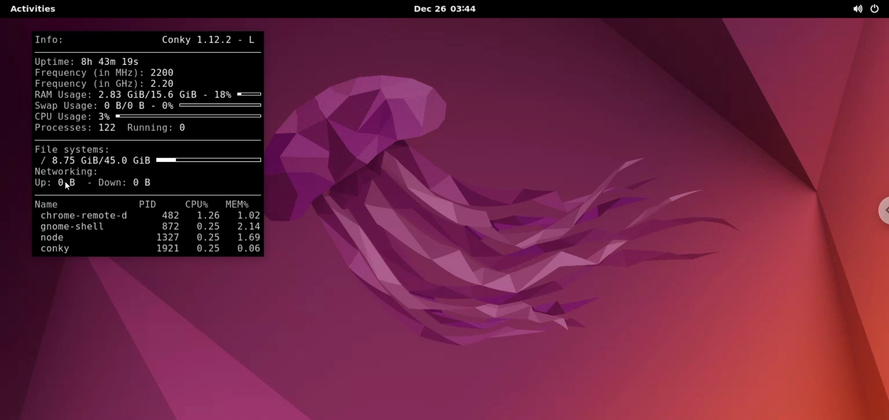 Image resolution: width=889 pixels, height=420 pixels. Describe the element at coordinates (55, 61) in the screenshot. I see `Uptime:` at that location.